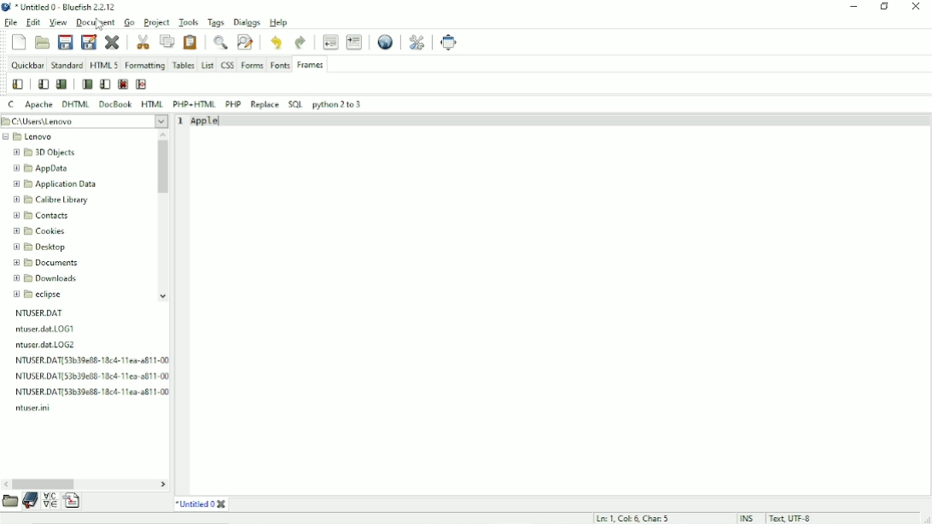  What do you see at coordinates (207, 66) in the screenshot?
I see `List` at bounding box center [207, 66].